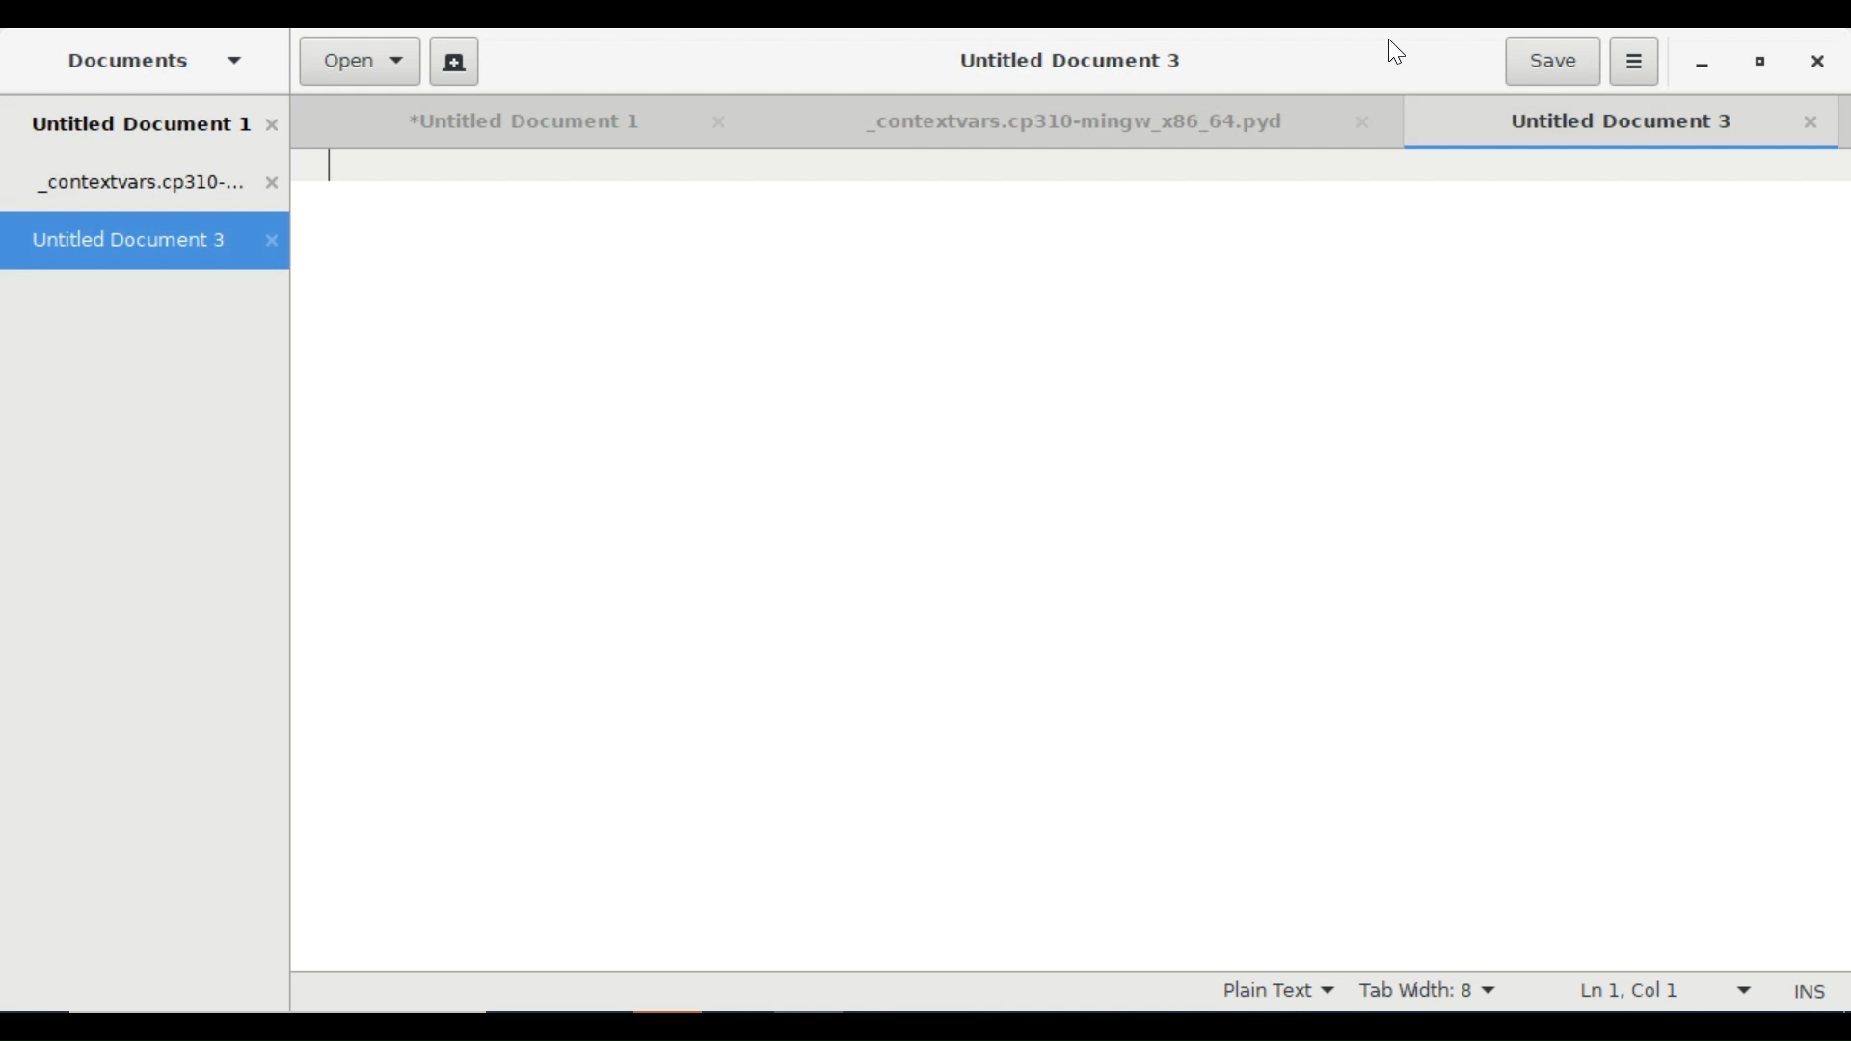 Image resolution: width=1851 pixels, height=1041 pixels. I want to click on New File, so click(453, 61).